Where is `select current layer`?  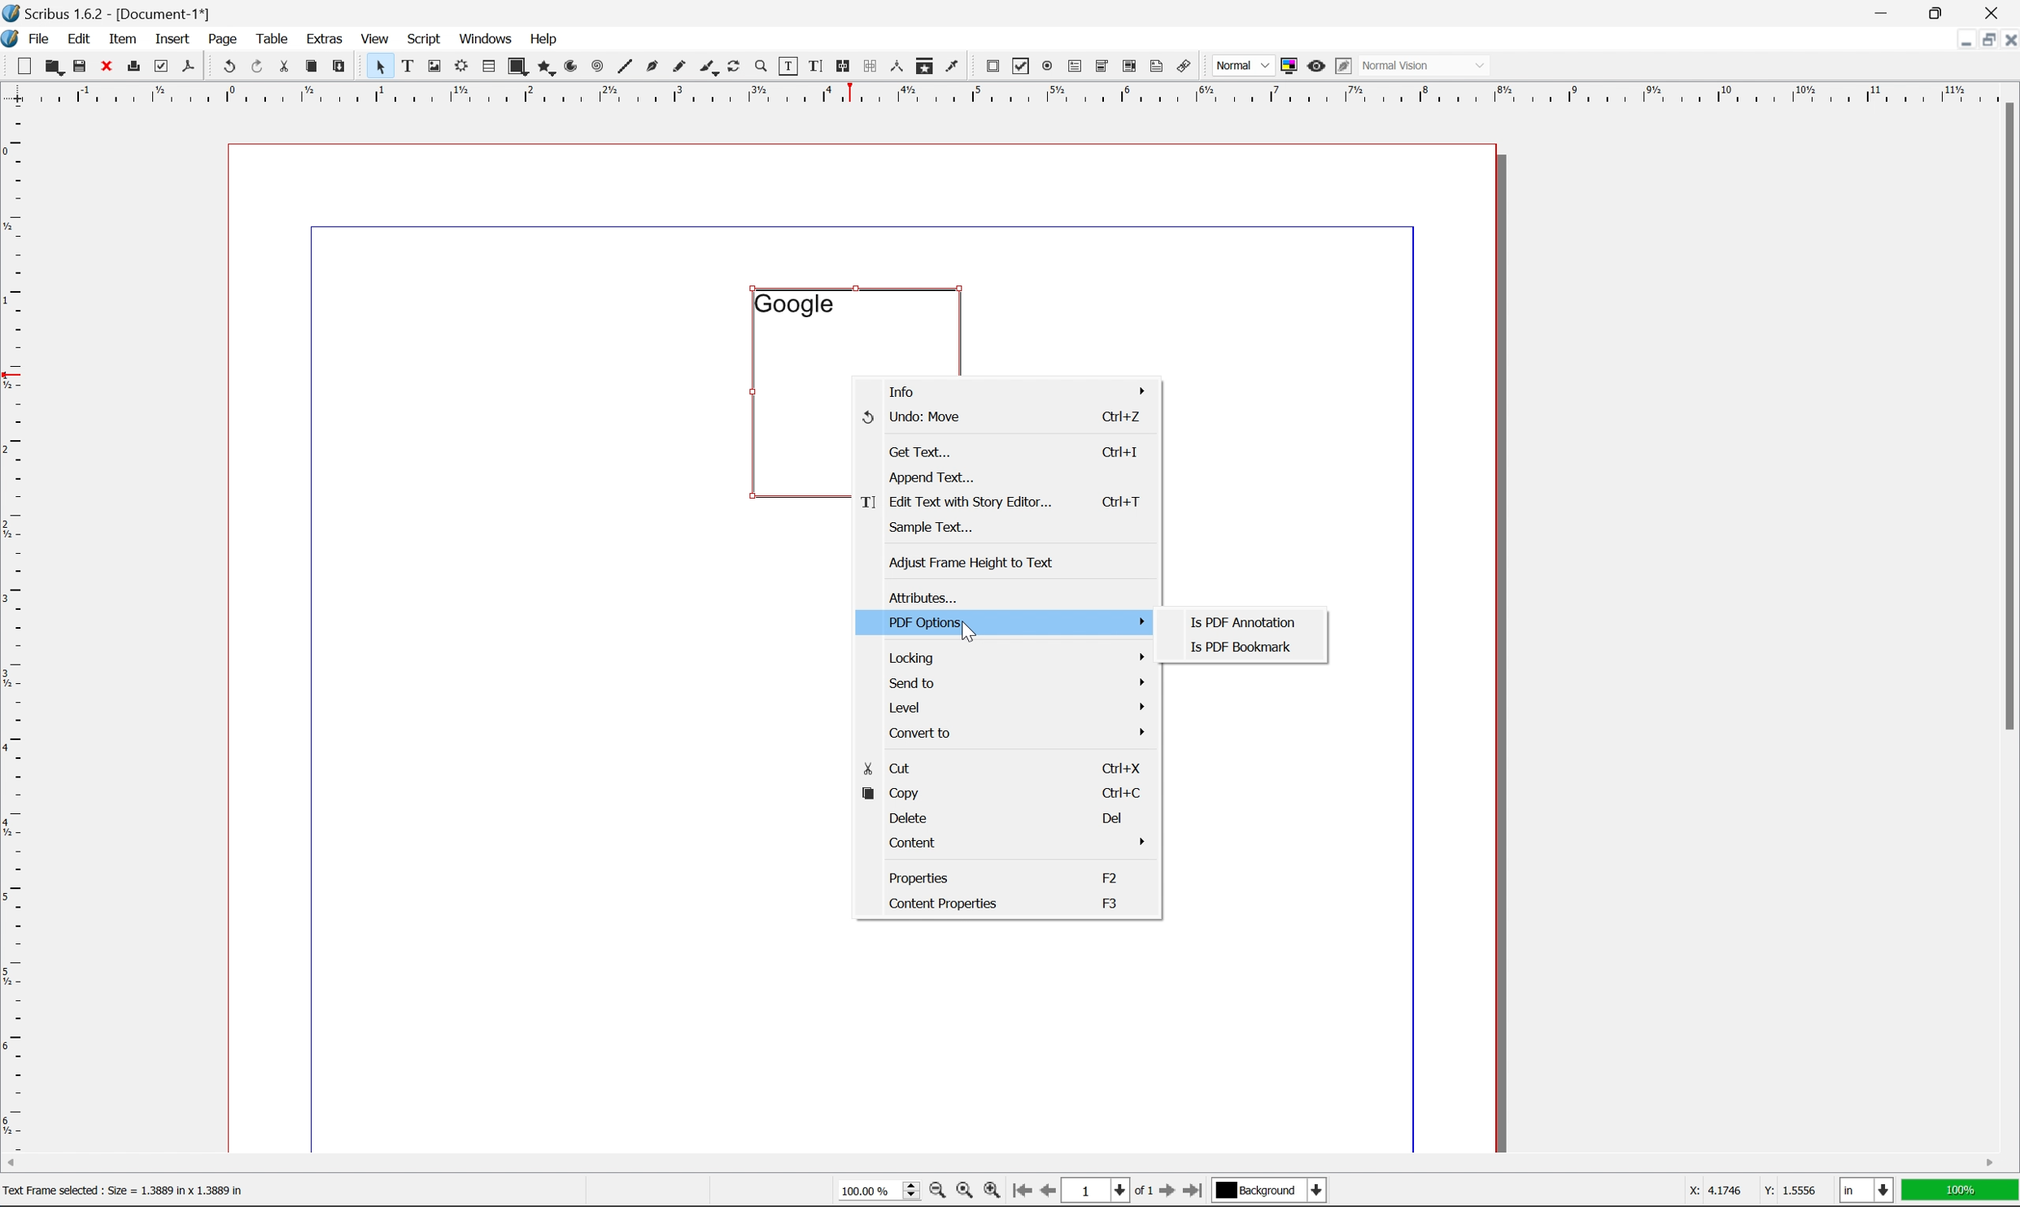 select current layer is located at coordinates (1267, 1191).